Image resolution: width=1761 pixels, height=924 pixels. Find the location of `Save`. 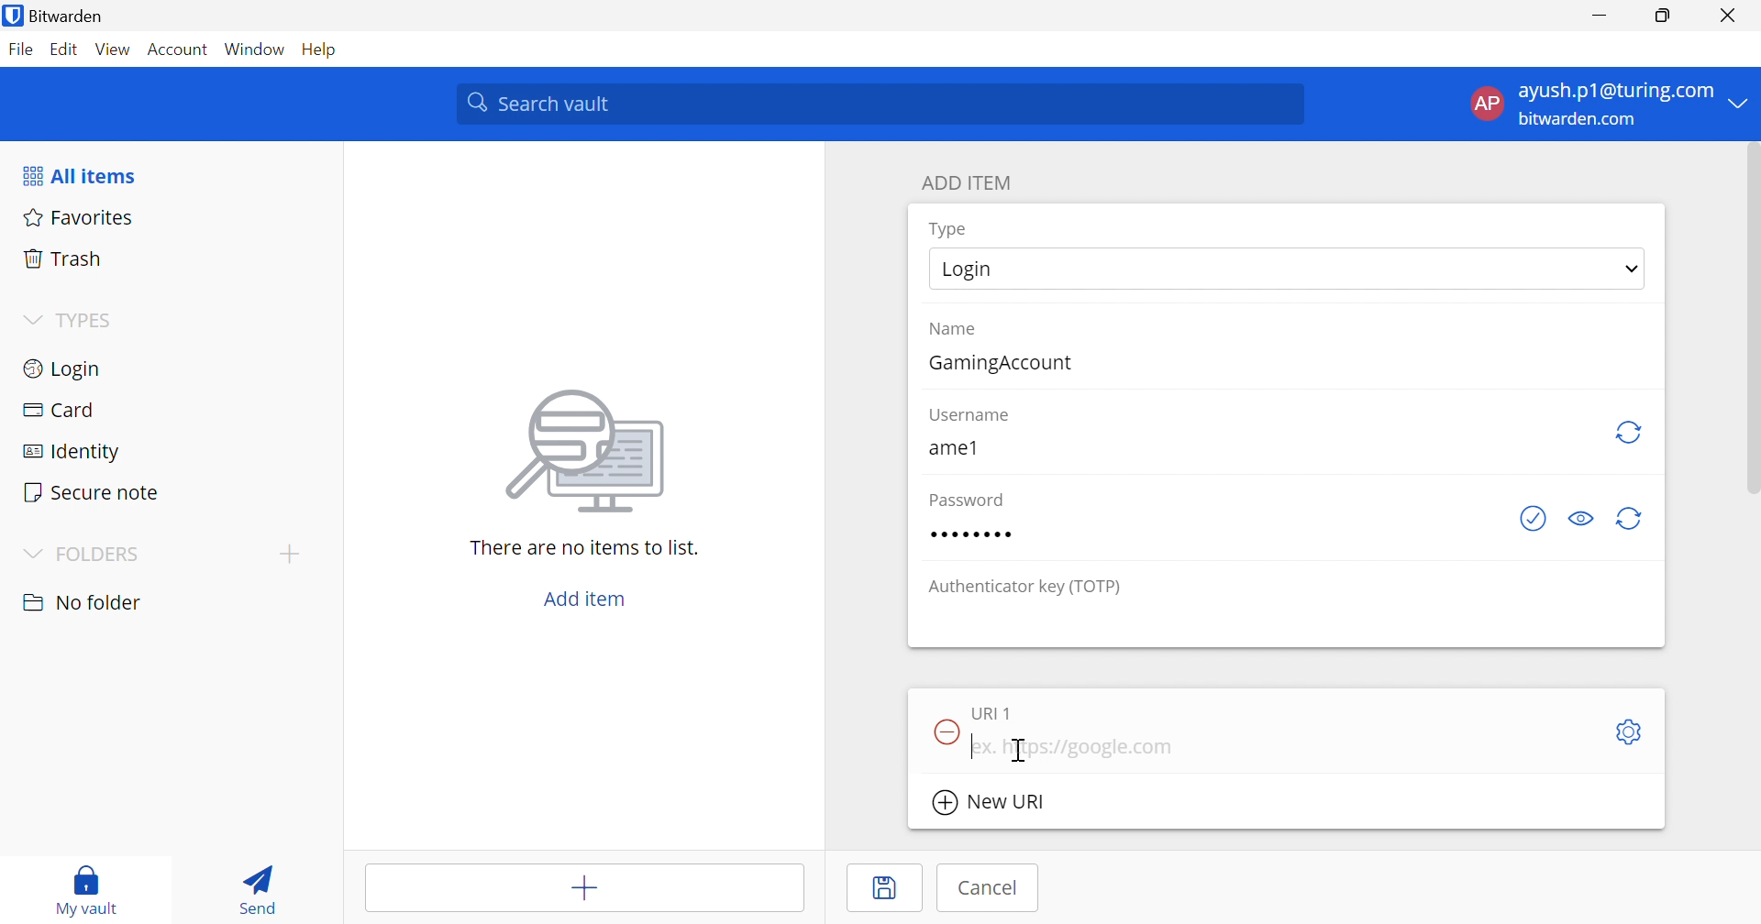

Save is located at coordinates (887, 888).